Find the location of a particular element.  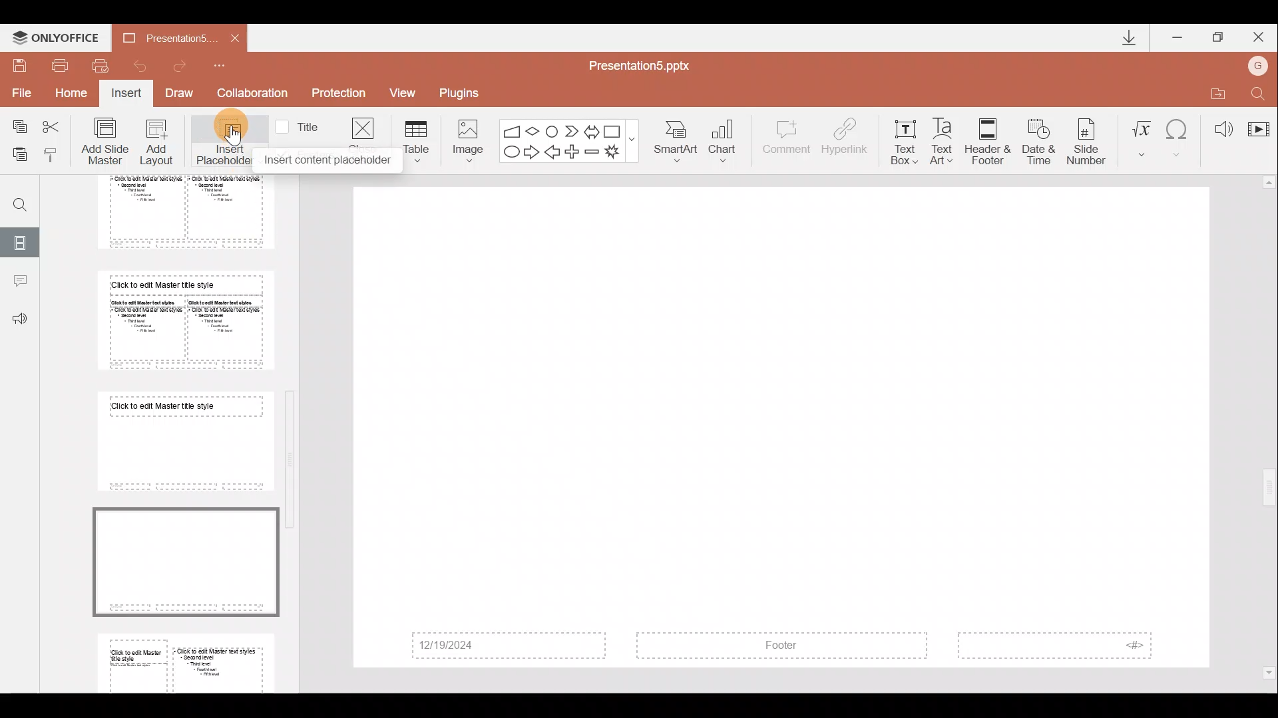

Symbol is located at coordinates (1179, 136).